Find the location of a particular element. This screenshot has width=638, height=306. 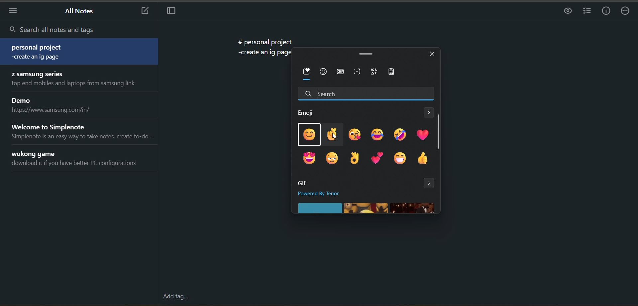

note title and preview is located at coordinates (77, 158).